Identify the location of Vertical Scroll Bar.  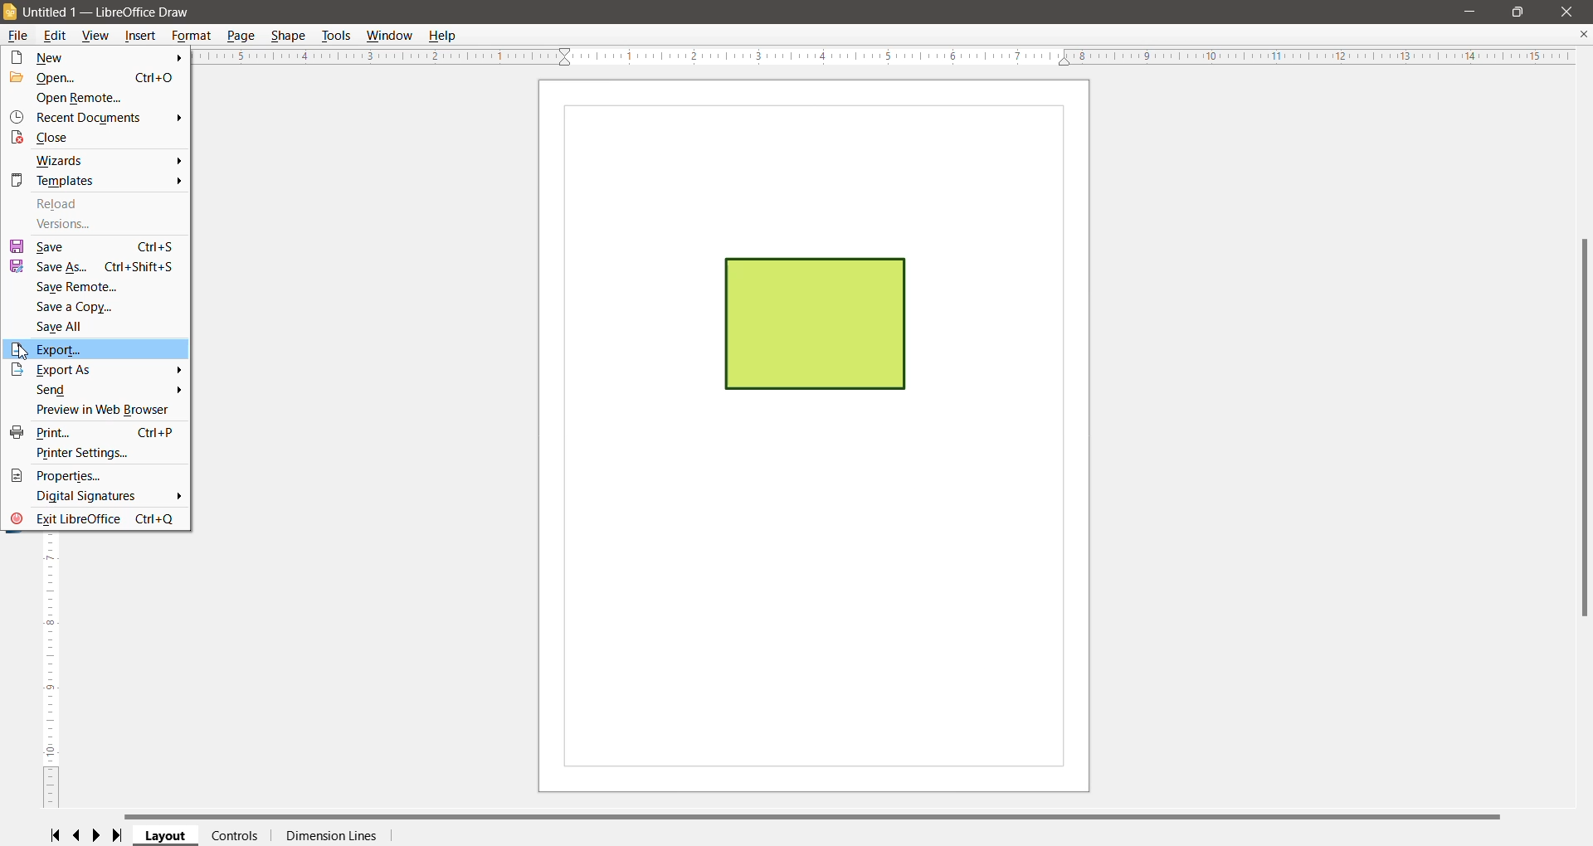
(1581, 427).